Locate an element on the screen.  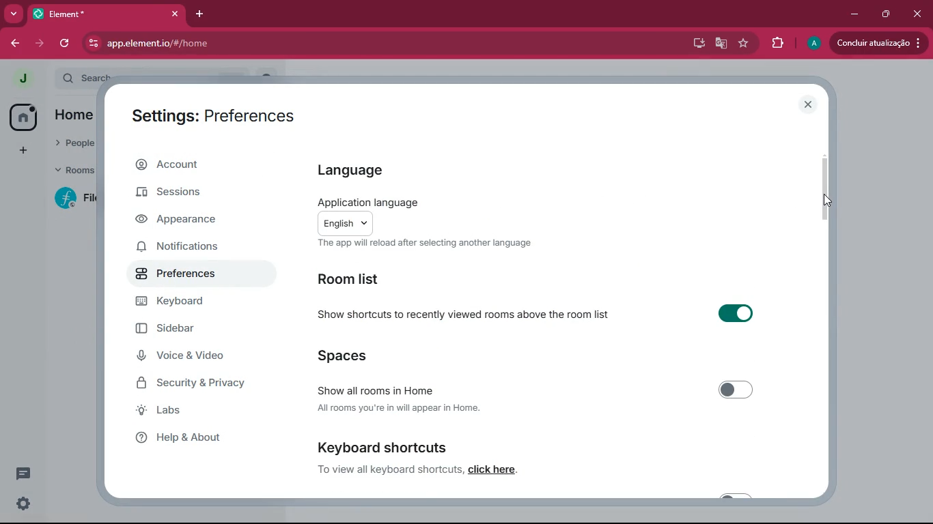
language is located at coordinates (354, 170).